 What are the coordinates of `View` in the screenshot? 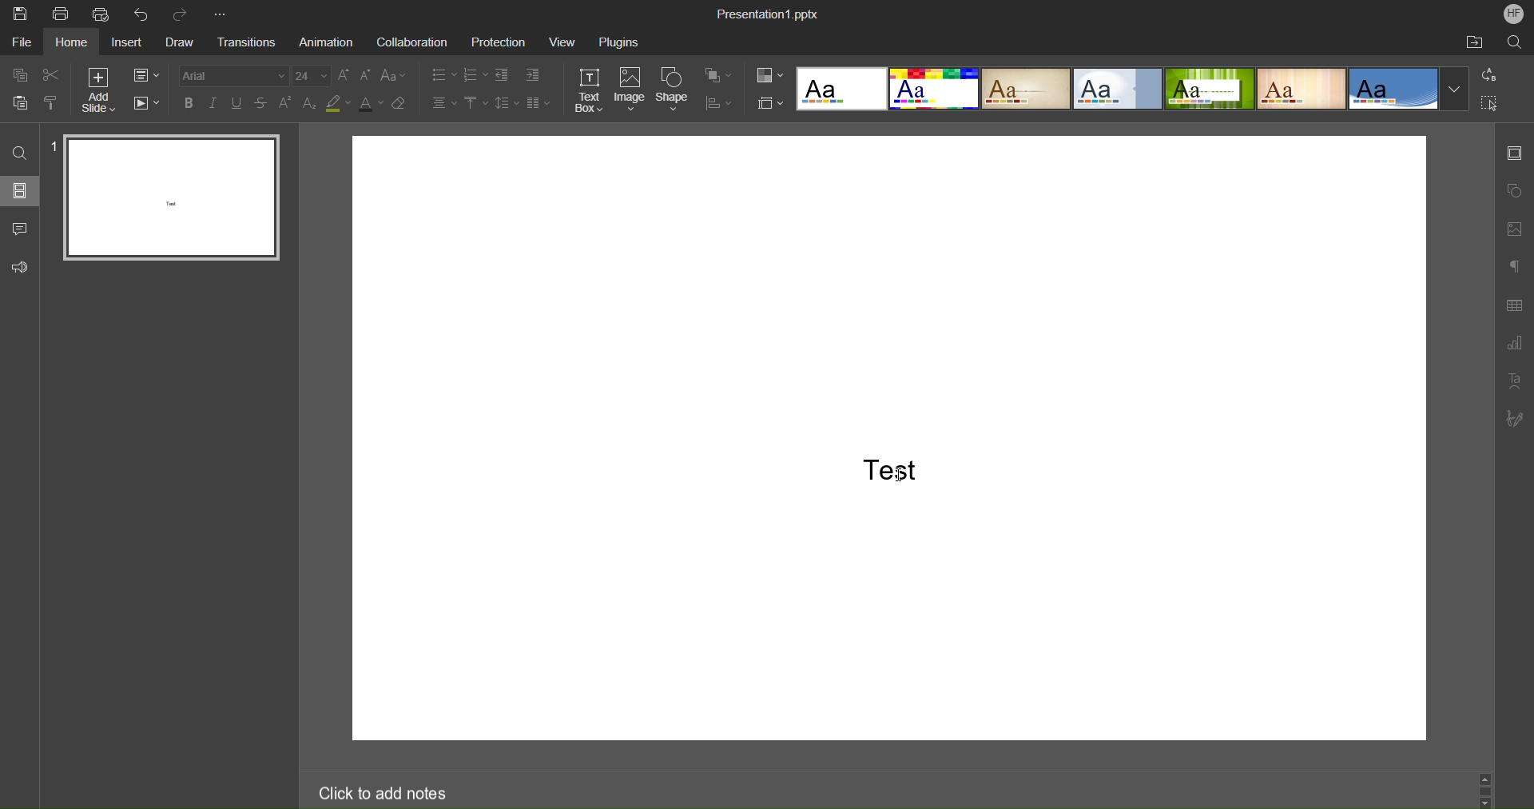 It's located at (562, 42).